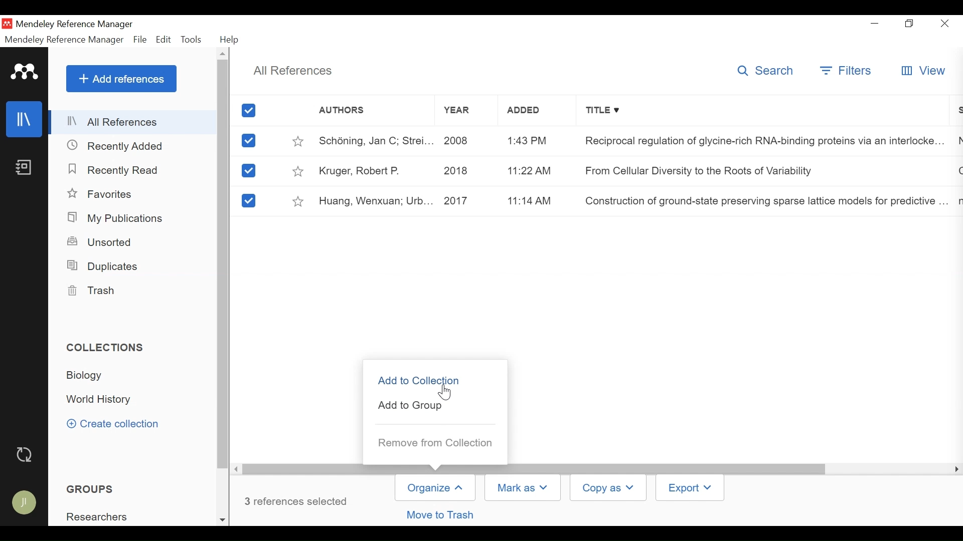  Describe the element at coordinates (63, 40) in the screenshot. I see `Mendeley Reference Manager` at that location.